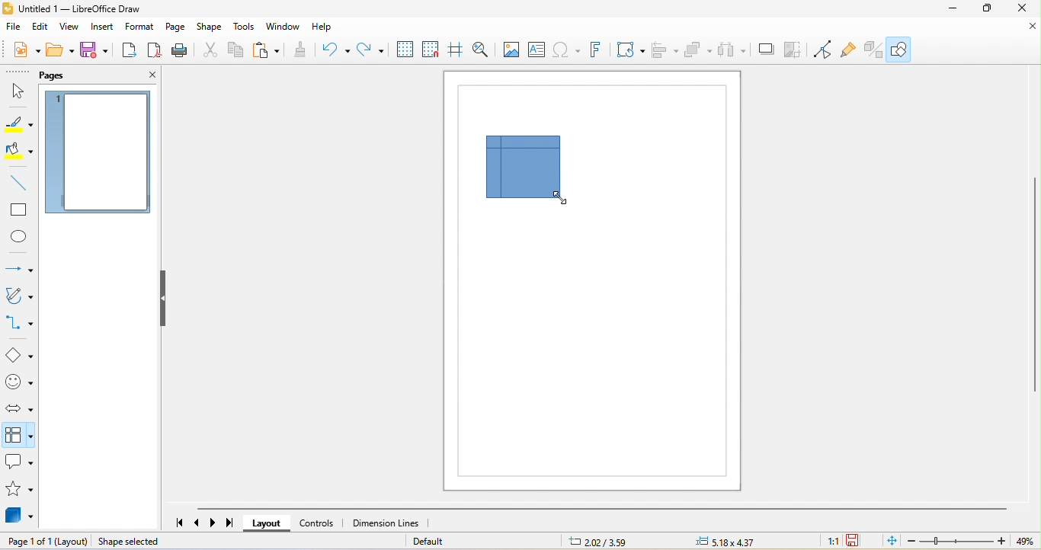 This screenshot has height=550, width=1041. What do you see at coordinates (958, 541) in the screenshot?
I see `zoom` at bounding box center [958, 541].